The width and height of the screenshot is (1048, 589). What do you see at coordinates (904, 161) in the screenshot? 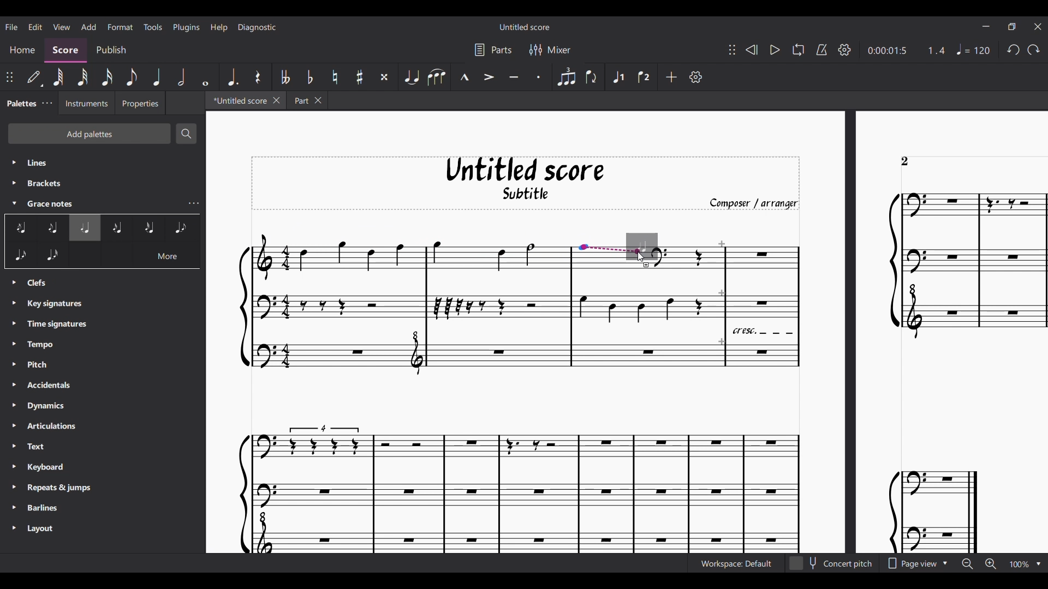
I see `Page number` at bounding box center [904, 161].